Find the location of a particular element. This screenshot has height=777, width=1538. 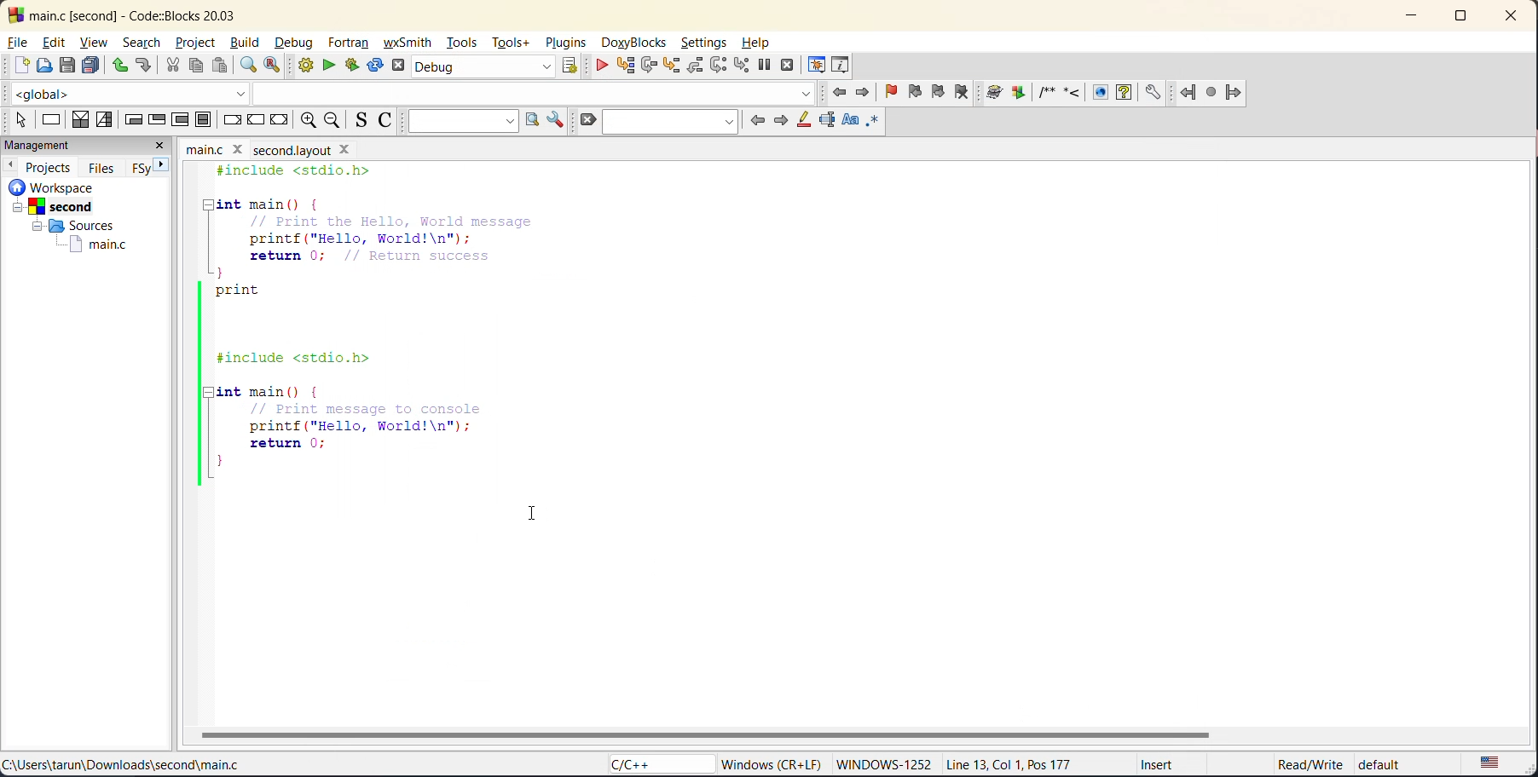

close is located at coordinates (164, 146).